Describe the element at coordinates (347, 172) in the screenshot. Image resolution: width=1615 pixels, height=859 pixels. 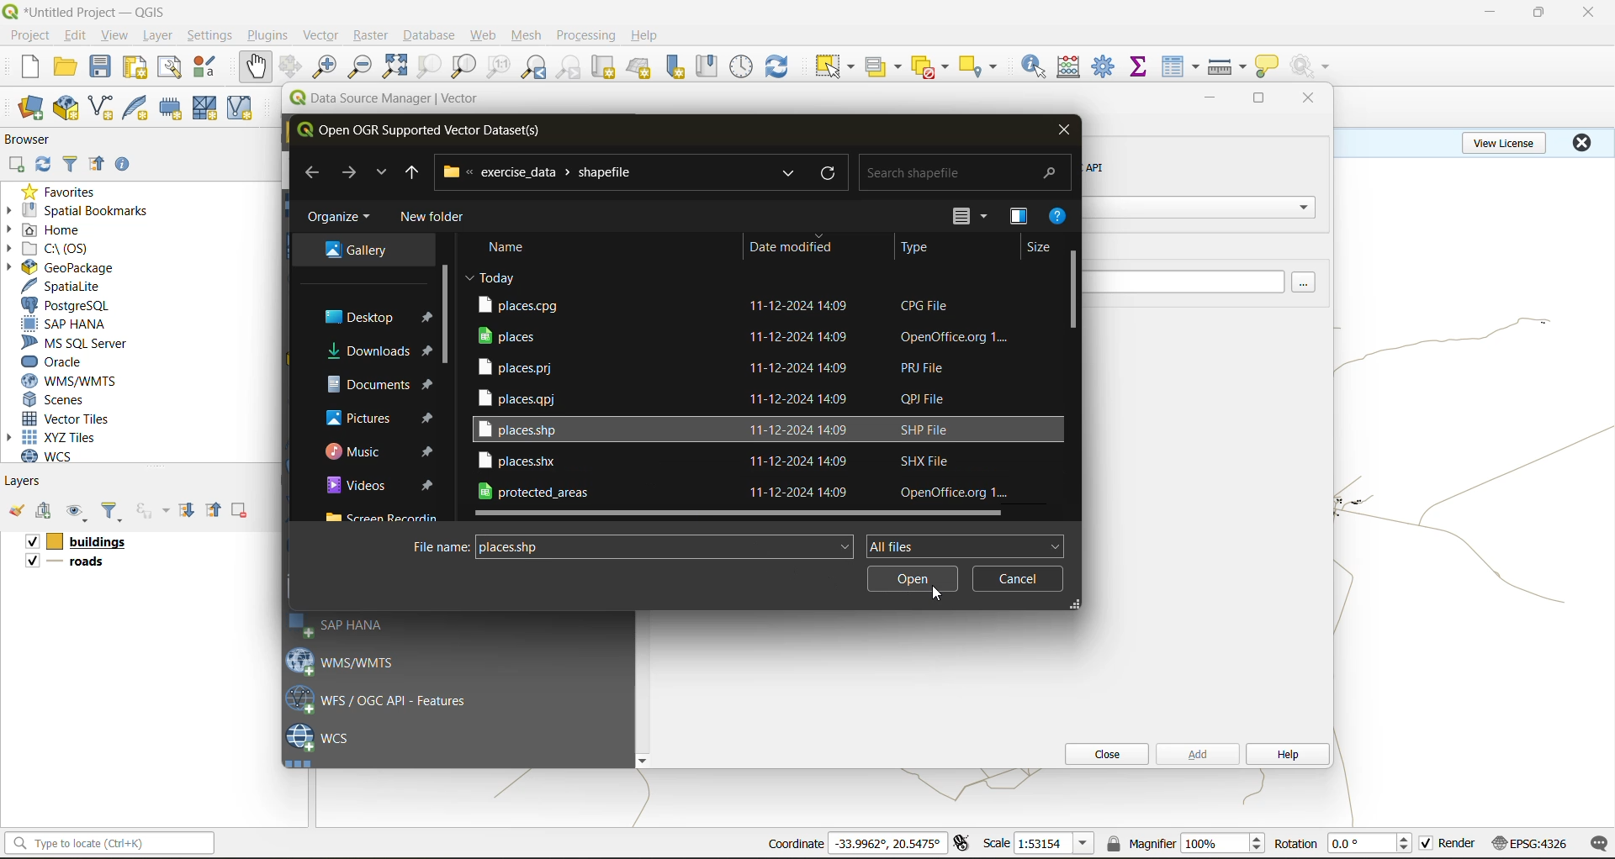
I see `forward` at that location.